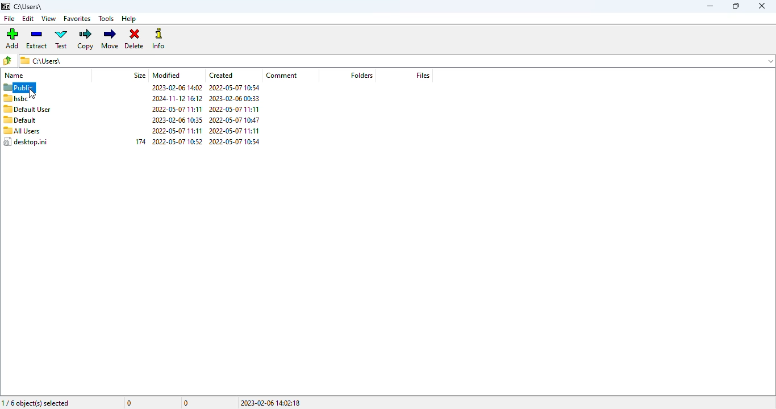 The width and height of the screenshot is (776, 409). Describe the element at coordinates (36, 38) in the screenshot. I see `extract` at that location.